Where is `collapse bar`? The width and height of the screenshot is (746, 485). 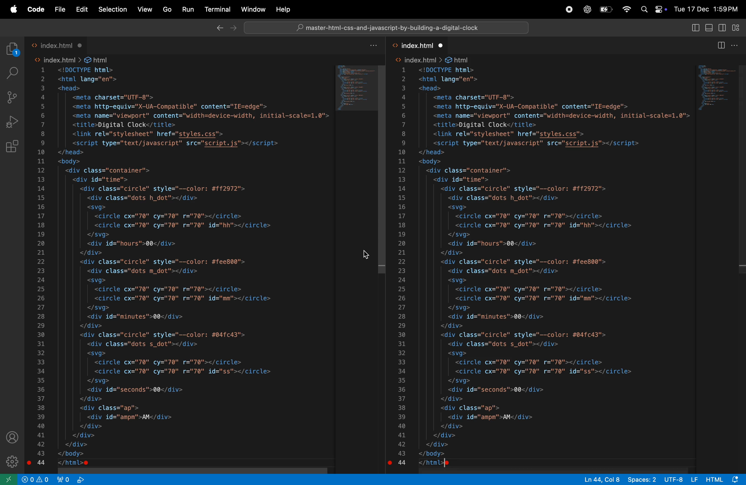 collapse bar is located at coordinates (737, 27).